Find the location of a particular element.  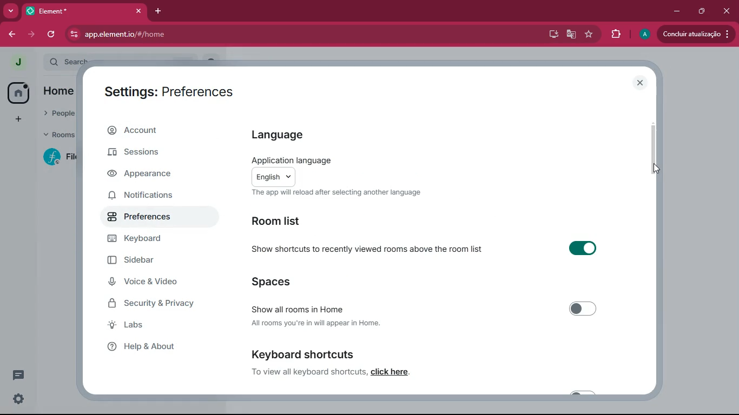

All rooms you're in will appear in Home. is located at coordinates (322, 323).